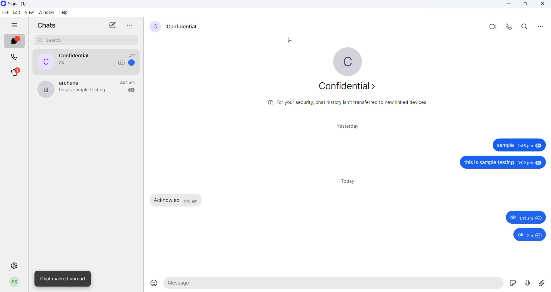  Describe the element at coordinates (72, 82) in the screenshot. I see `contact name` at that location.